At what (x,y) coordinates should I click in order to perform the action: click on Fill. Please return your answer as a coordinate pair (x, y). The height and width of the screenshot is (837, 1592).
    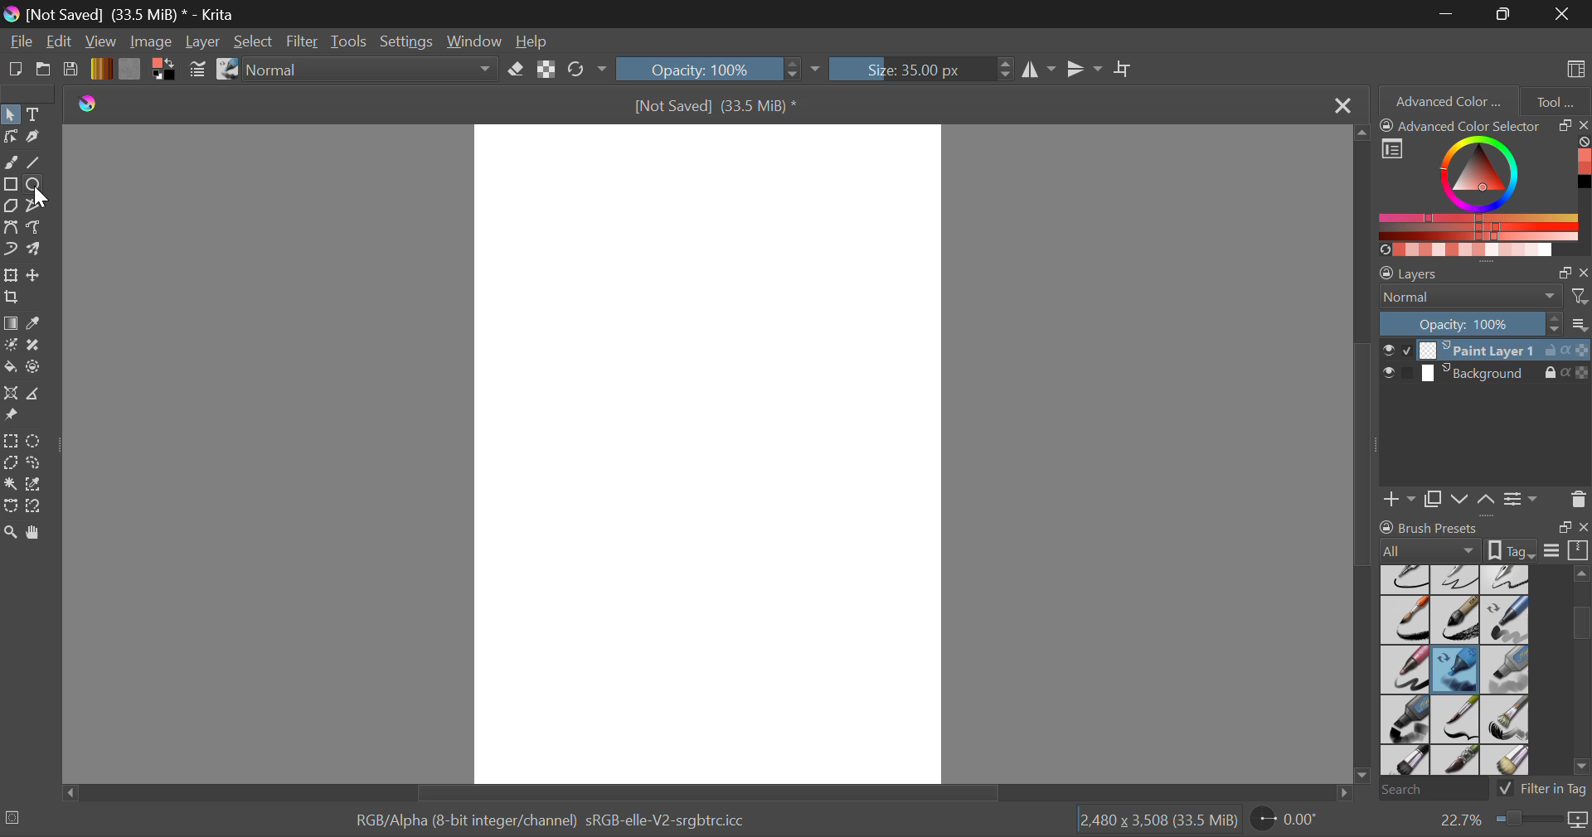
    Looking at the image, I should click on (10, 365).